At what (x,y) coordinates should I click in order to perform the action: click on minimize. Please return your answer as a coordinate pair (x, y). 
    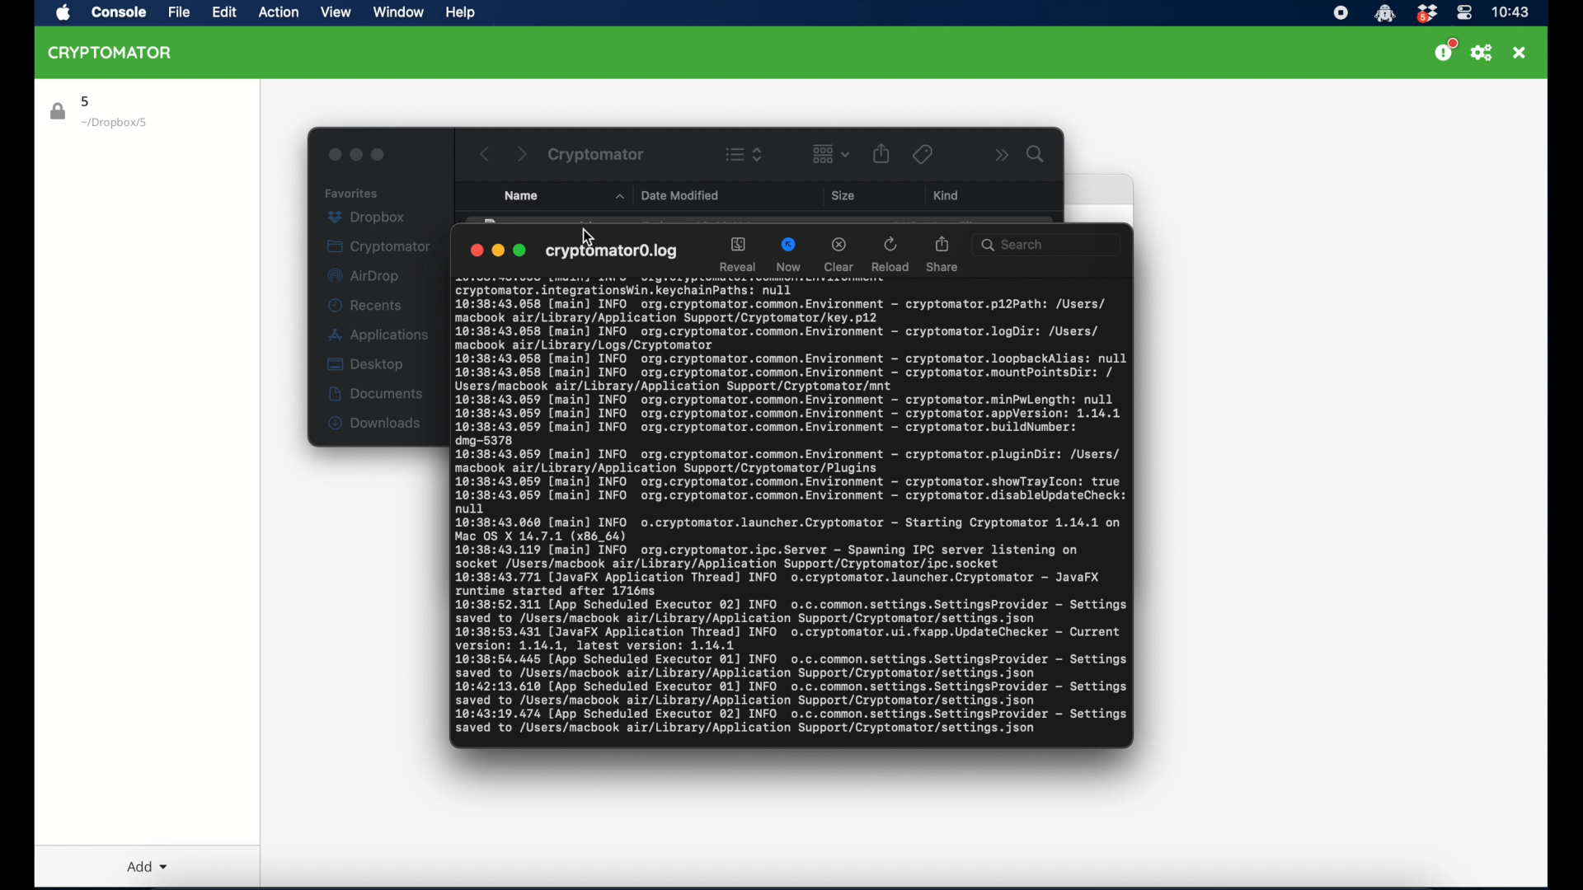
    Looking at the image, I should click on (497, 251).